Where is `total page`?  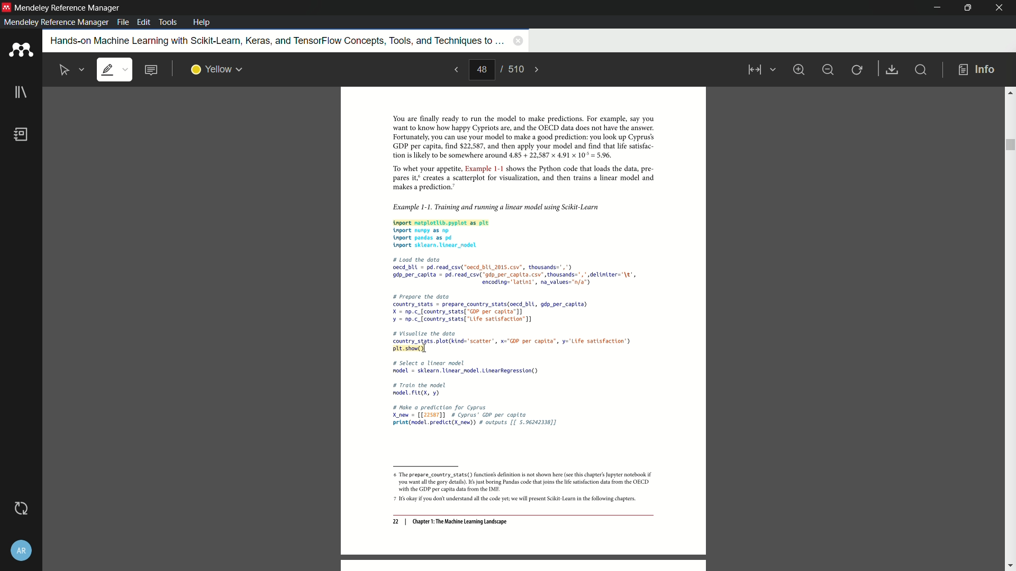 total page is located at coordinates (515, 69).